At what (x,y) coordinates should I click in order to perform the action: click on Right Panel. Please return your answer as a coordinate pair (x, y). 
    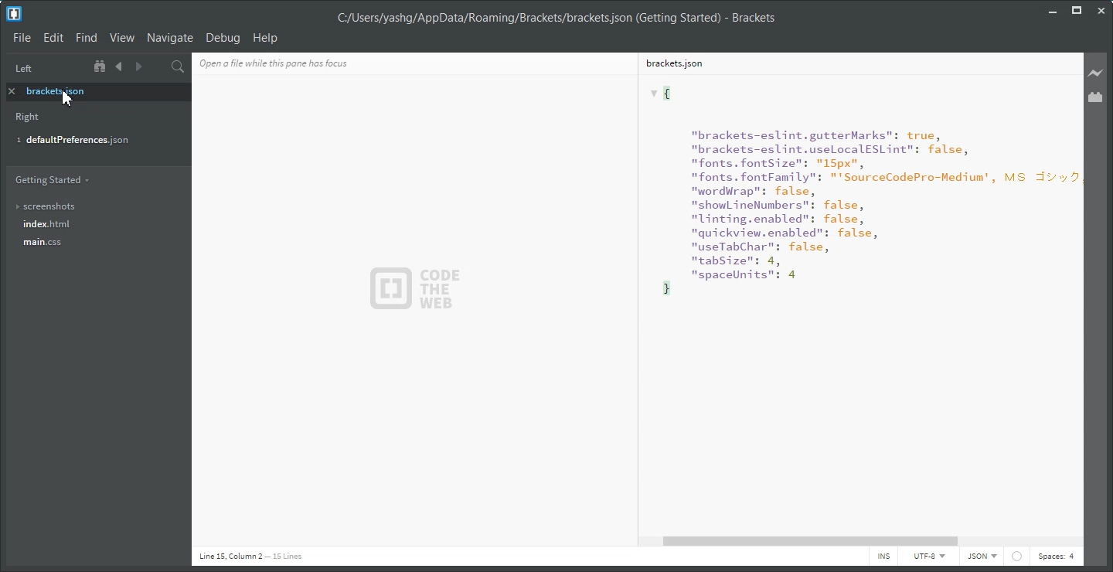
    Looking at the image, I should click on (29, 118).